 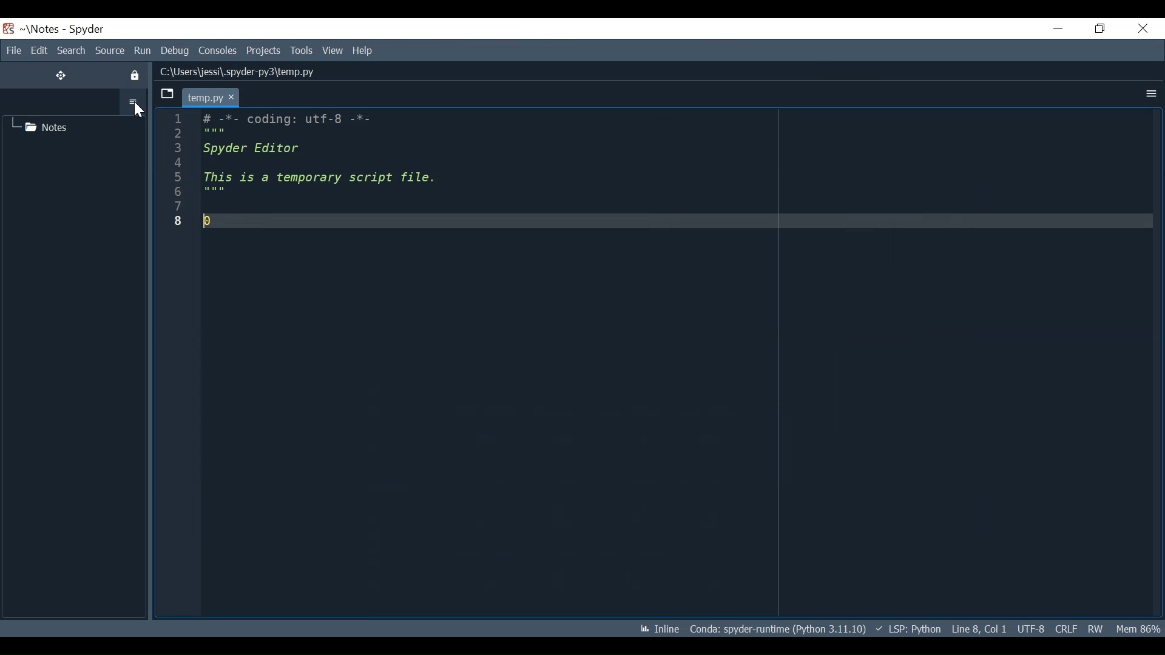 What do you see at coordinates (333, 52) in the screenshot?
I see `View` at bounding box center [333, 52].